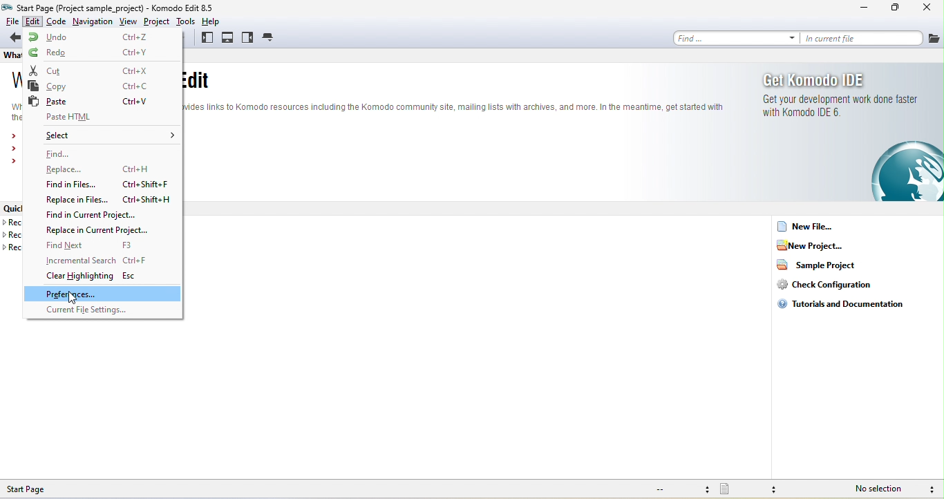 The width and height of the screenshot is (944, 499). I want to click on code, so click(56, 21).